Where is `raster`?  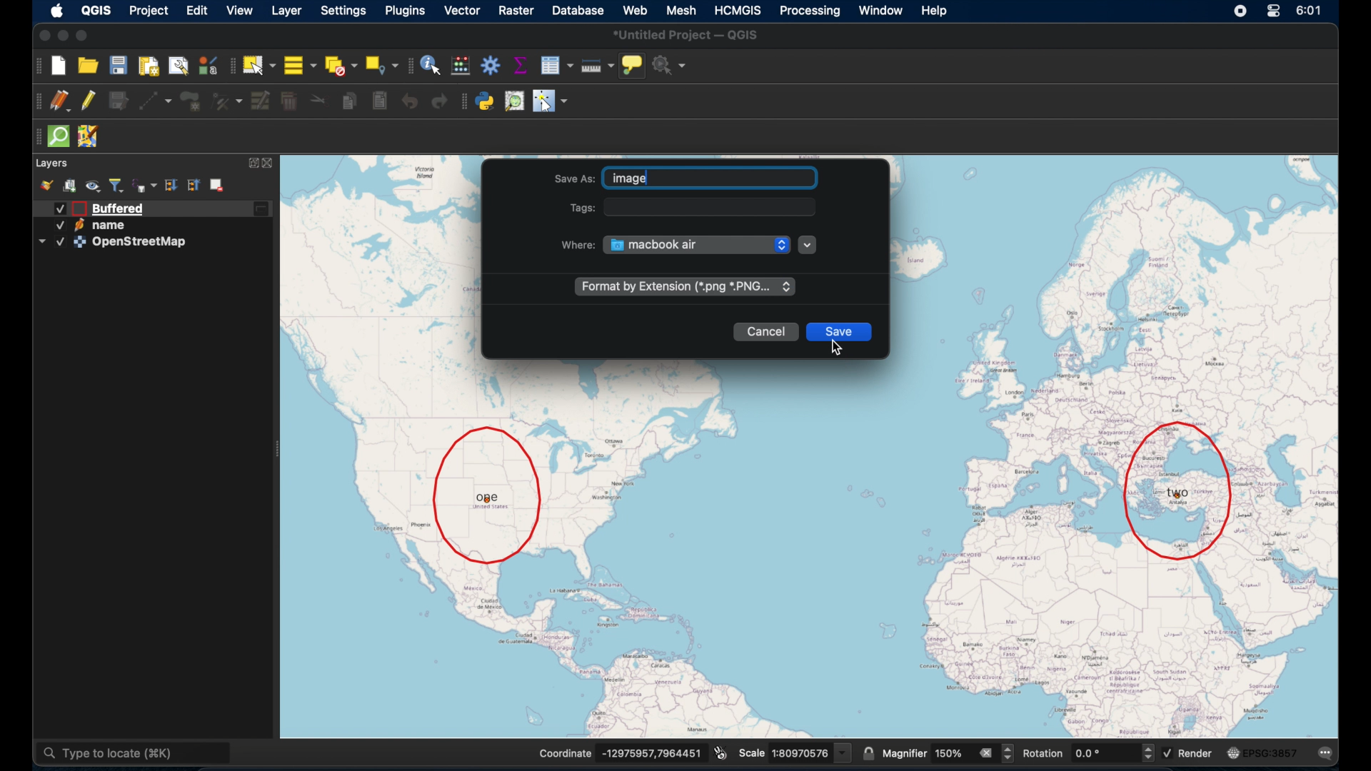
raster is located at coordinates (517, 10).